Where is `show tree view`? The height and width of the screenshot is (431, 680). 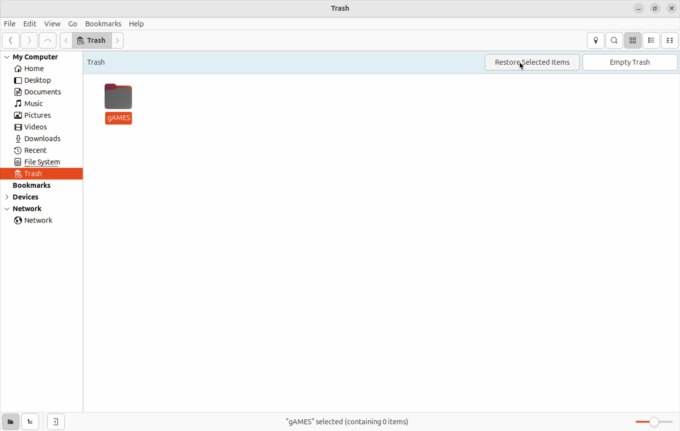 show tree view is located at coordinates (32, 422).